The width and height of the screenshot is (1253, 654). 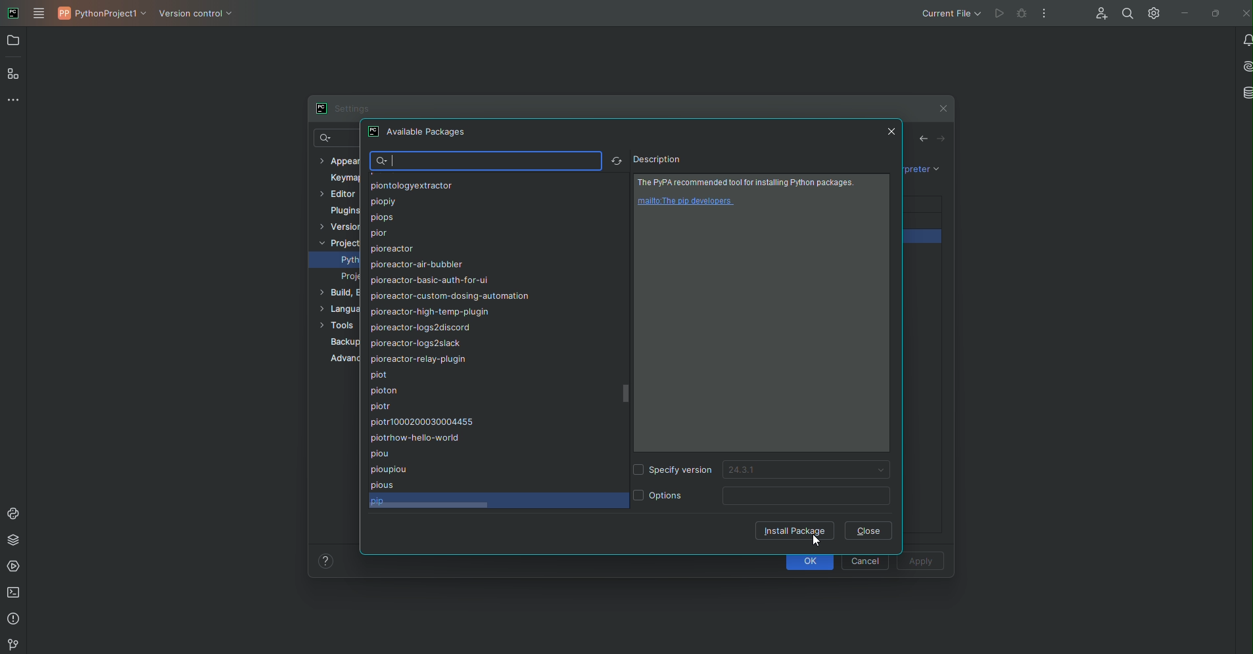 I want to click on pior, so click(x=387, y=234).